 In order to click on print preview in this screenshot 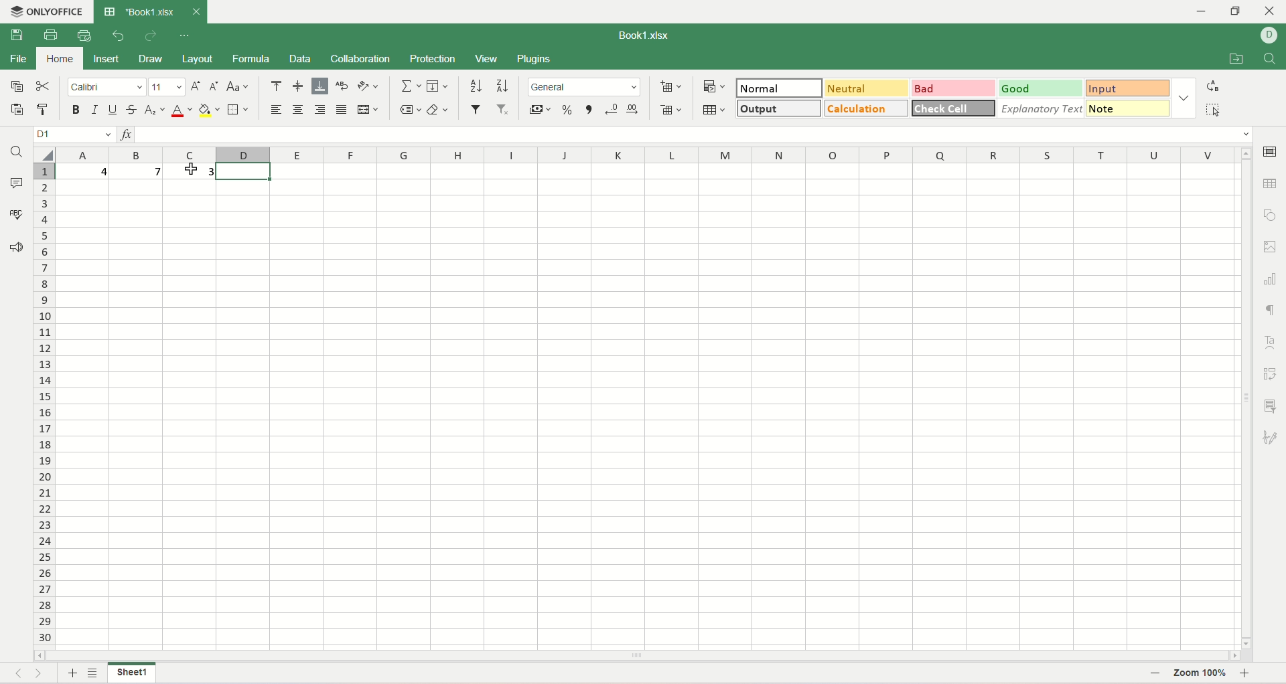, I will do `click(88, 35)`.